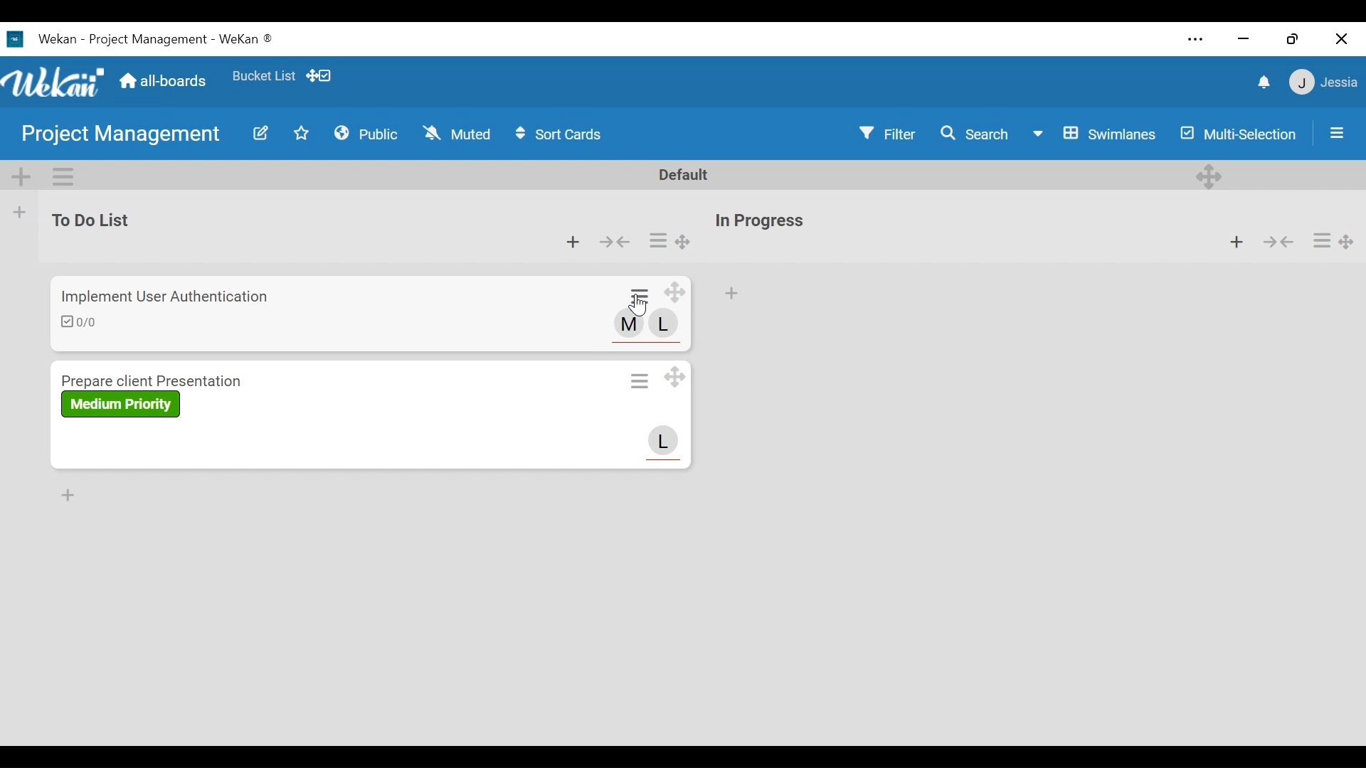  Describe the element at coordinates (1293, 38) in the screenshot. I see `restore` at that location.